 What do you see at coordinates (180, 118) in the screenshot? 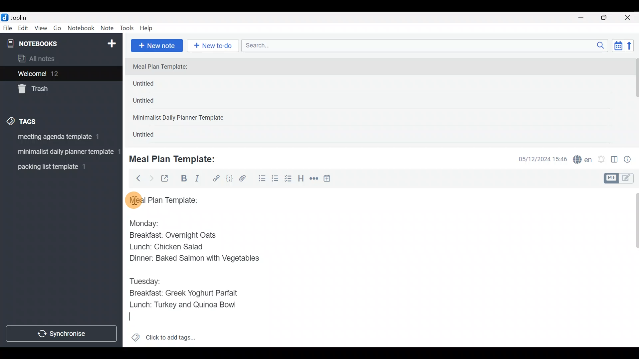
I see `Minimalist Daily Planner Template` at bounding box center [180, 118].